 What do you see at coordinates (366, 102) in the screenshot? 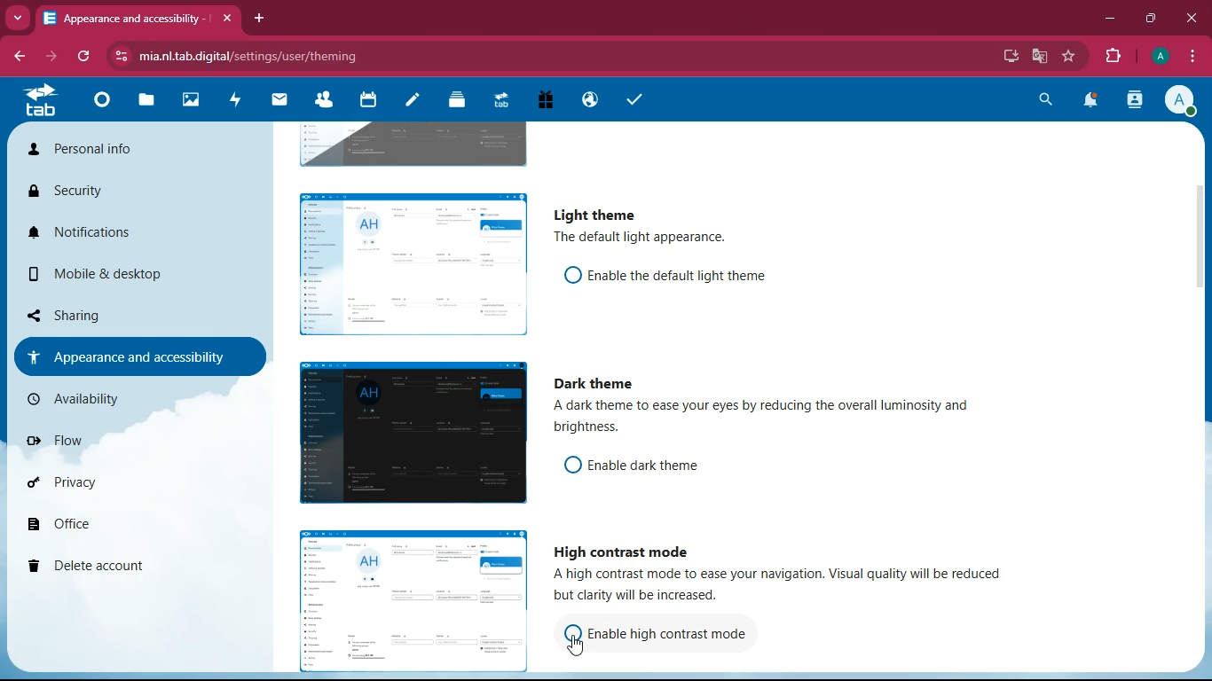
I see `calendar` at bounding box center [366, 102].